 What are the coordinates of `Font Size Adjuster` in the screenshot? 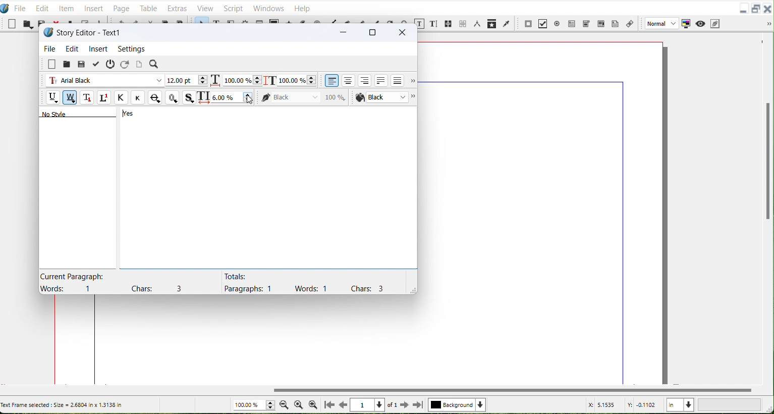 It's located at (186, 80).